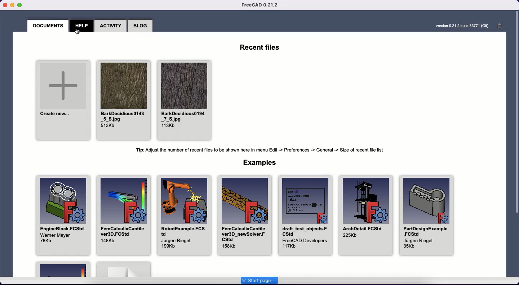  Describe the element at coordinates (124, 269) in the screenshot. I see `Example` at that location.